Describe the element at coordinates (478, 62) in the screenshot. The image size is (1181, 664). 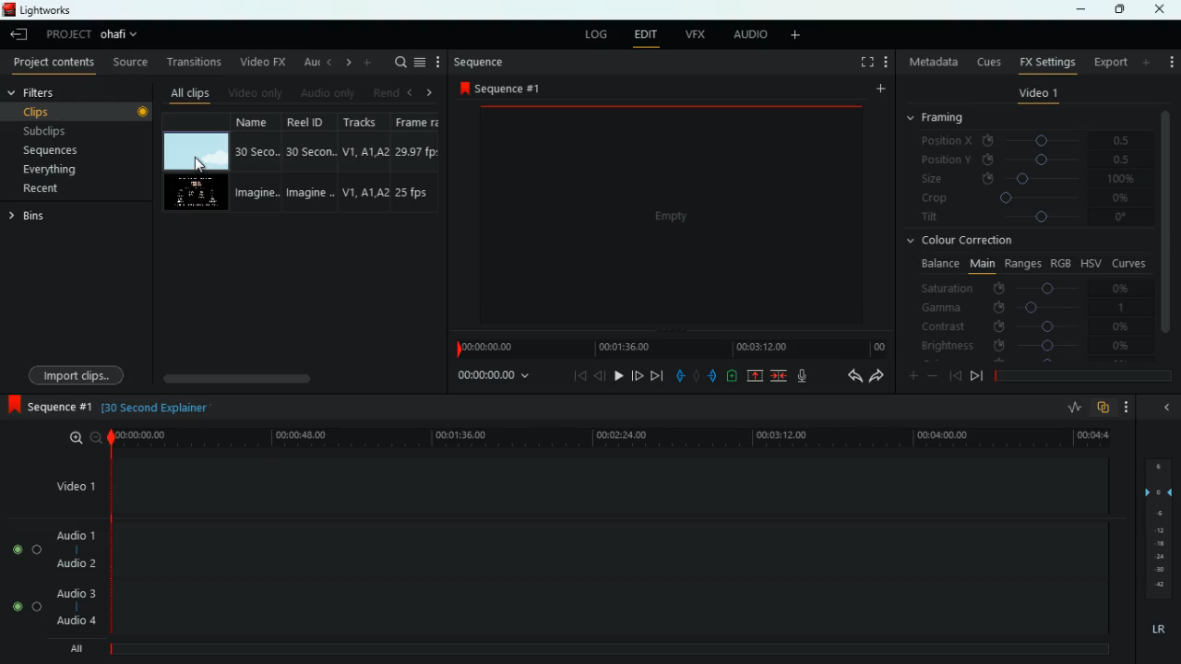
I see `sequence` at that location.